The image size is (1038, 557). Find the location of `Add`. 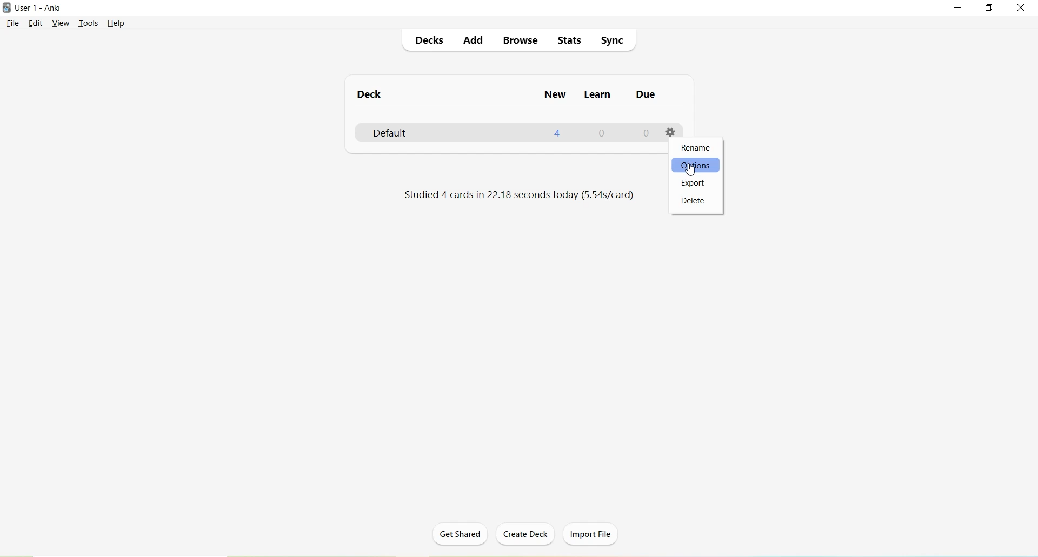

Add is located at coordinates (474, 41).